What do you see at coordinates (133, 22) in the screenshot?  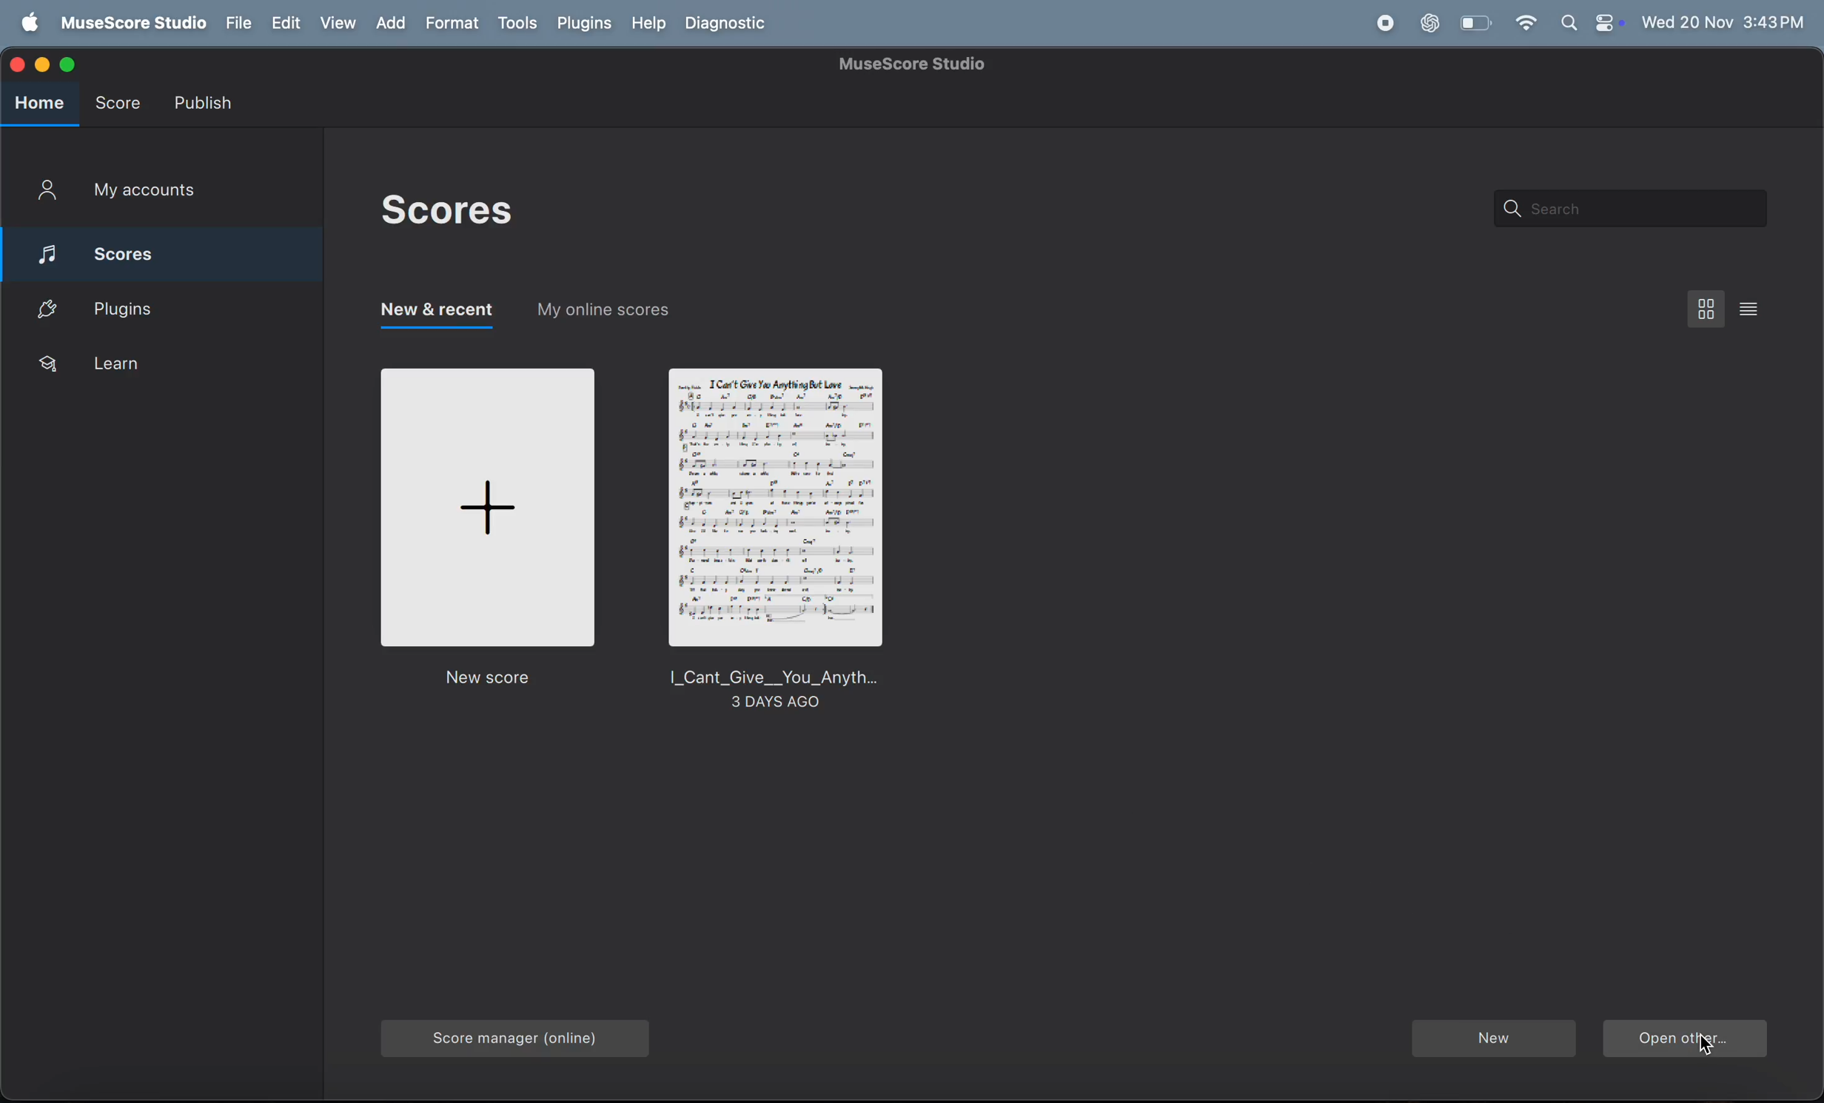 I see `musescore studio` at bounding box center [133, 22].